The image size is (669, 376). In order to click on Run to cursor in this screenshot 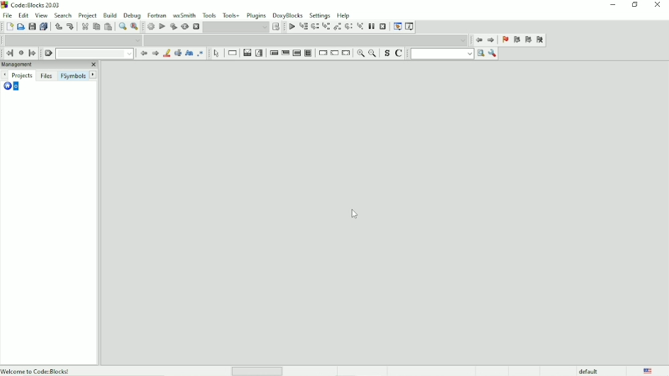, I will do `click(304, 28)`.